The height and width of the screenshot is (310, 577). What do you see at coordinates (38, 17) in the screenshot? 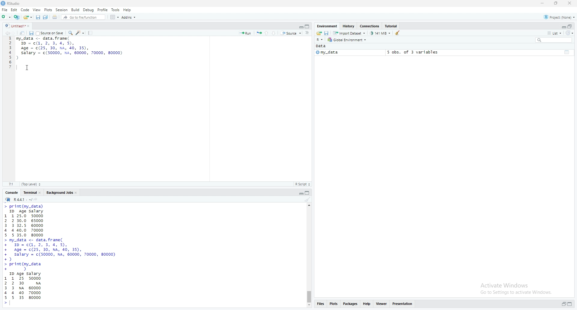
I see `save current document` at bounding box center [38, 17].